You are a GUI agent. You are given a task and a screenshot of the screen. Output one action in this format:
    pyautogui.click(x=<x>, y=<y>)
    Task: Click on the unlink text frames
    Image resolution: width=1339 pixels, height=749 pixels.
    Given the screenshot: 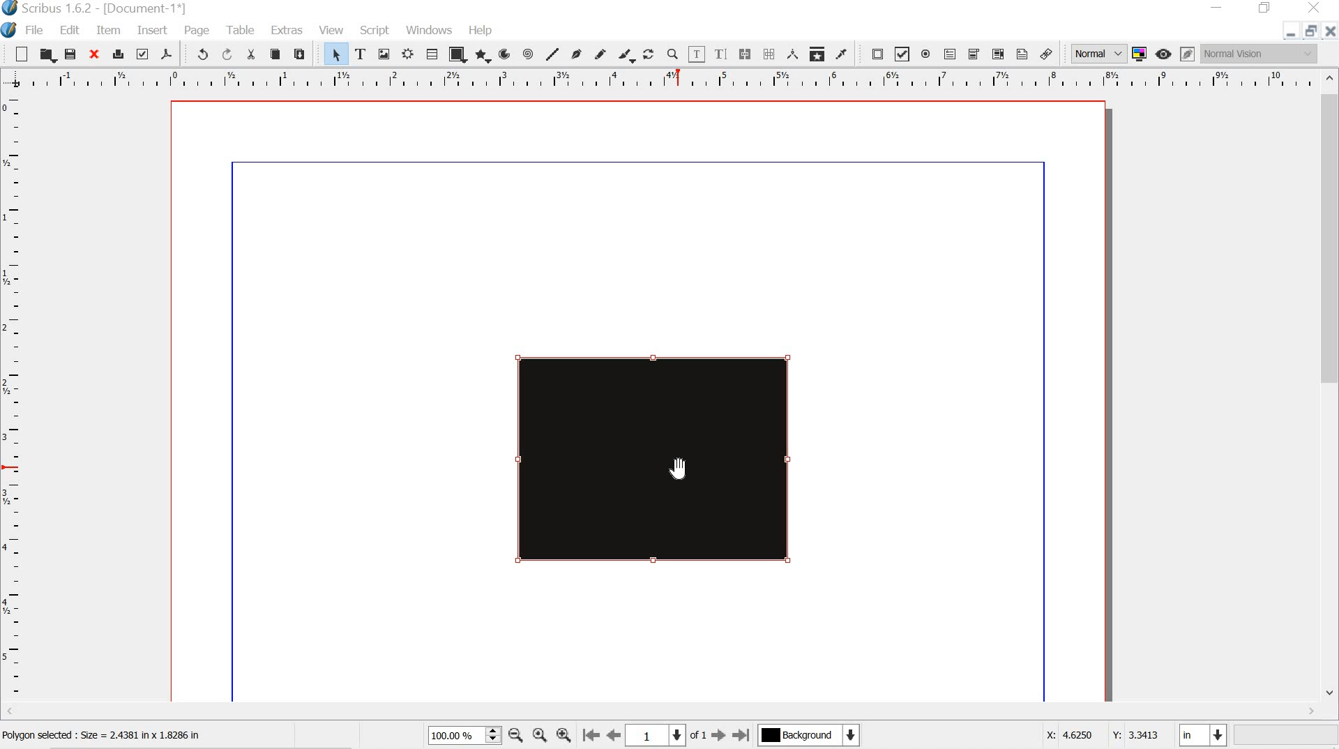 What is the action you would take?
    pyautogui.click(x=767, y=54)
    